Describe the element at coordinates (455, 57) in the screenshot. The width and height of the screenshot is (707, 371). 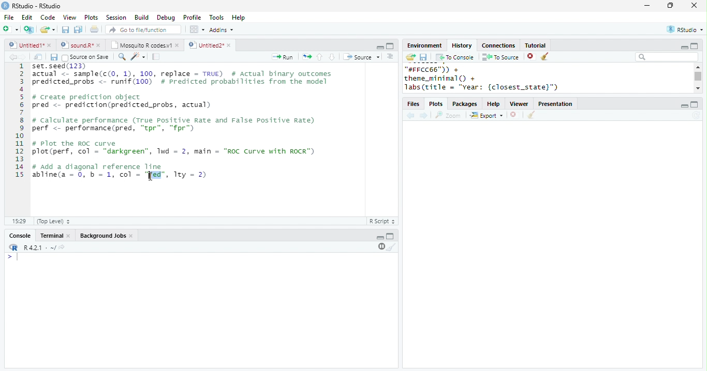
I see `To console` at that location.